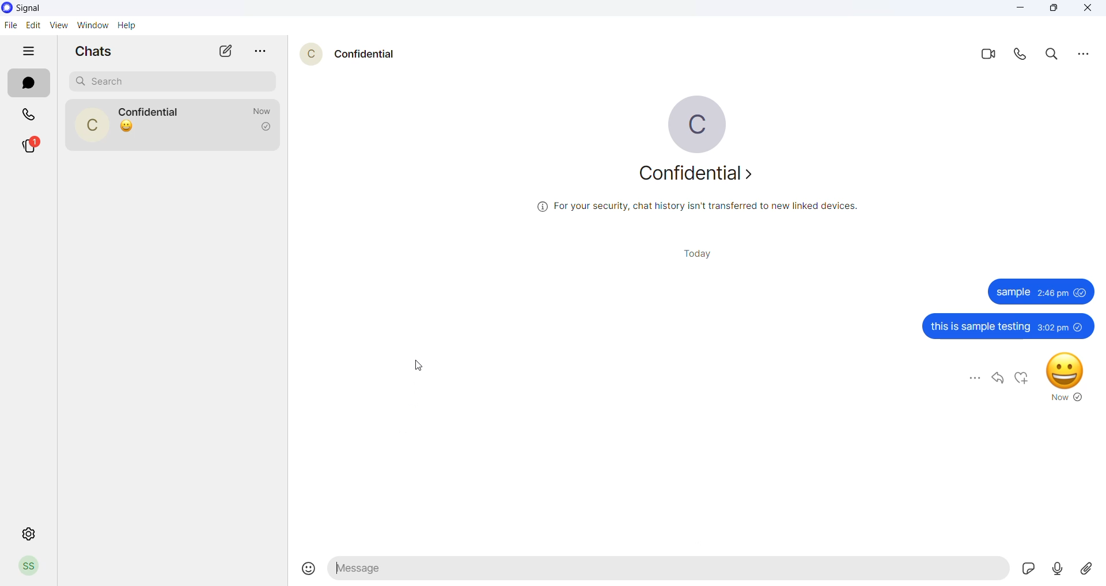 This screenshot has width=1106, height=586. What do you see at coordinates (696, 207) in the screenshot?
I see `security related text` at bounding box center [696, 207].